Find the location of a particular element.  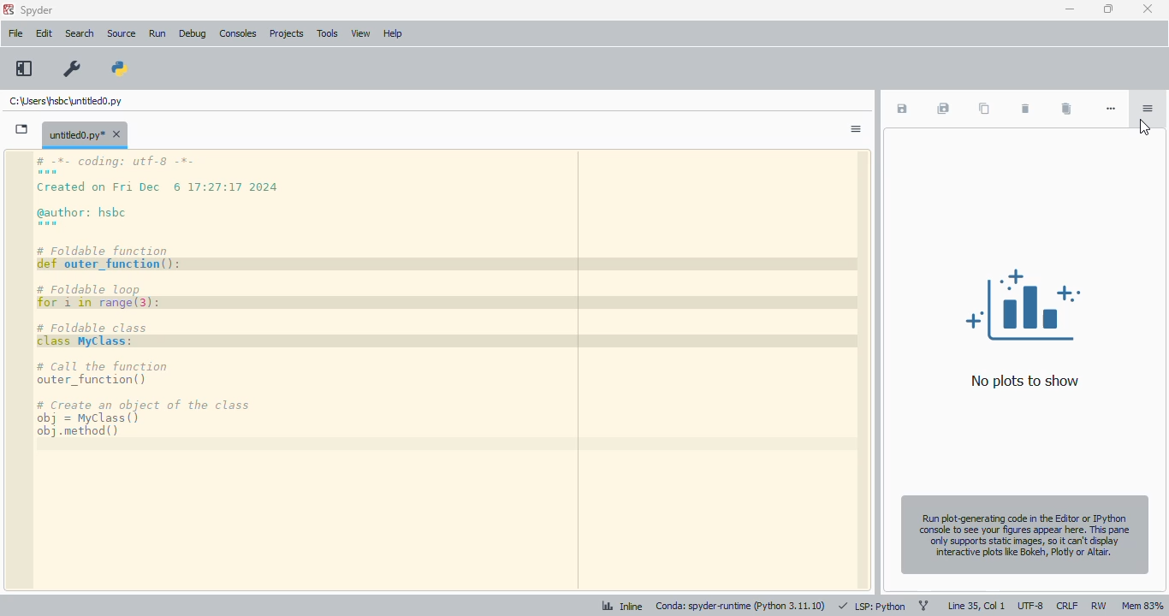

inline is located at coordinates (621, 605).